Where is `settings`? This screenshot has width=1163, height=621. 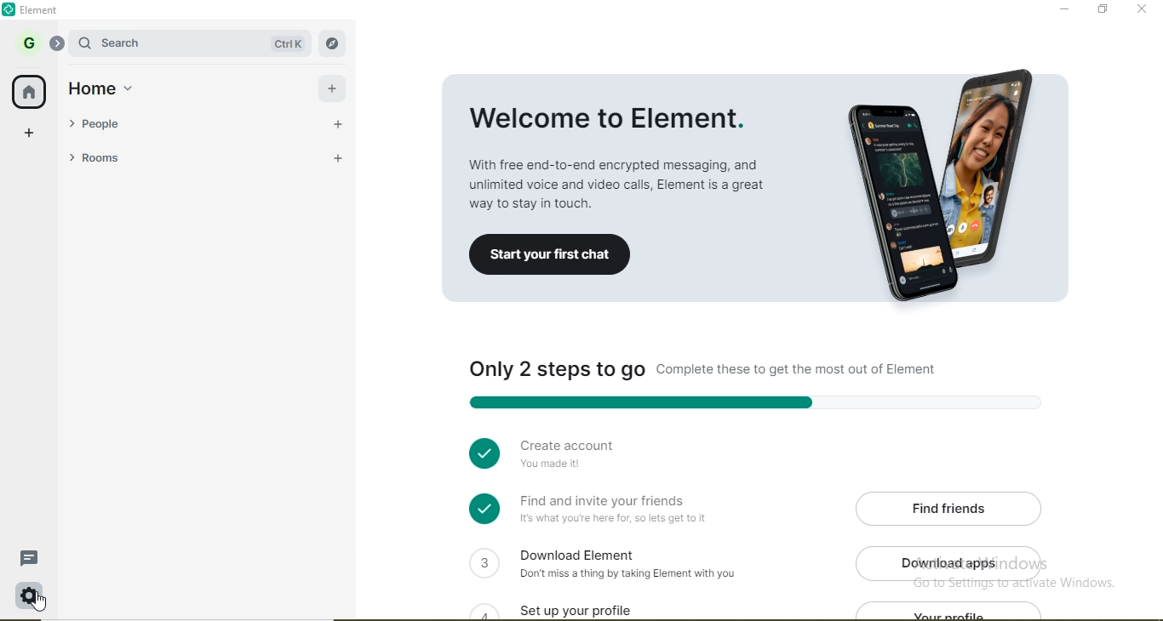 settings is located at coordinates (31, 593).